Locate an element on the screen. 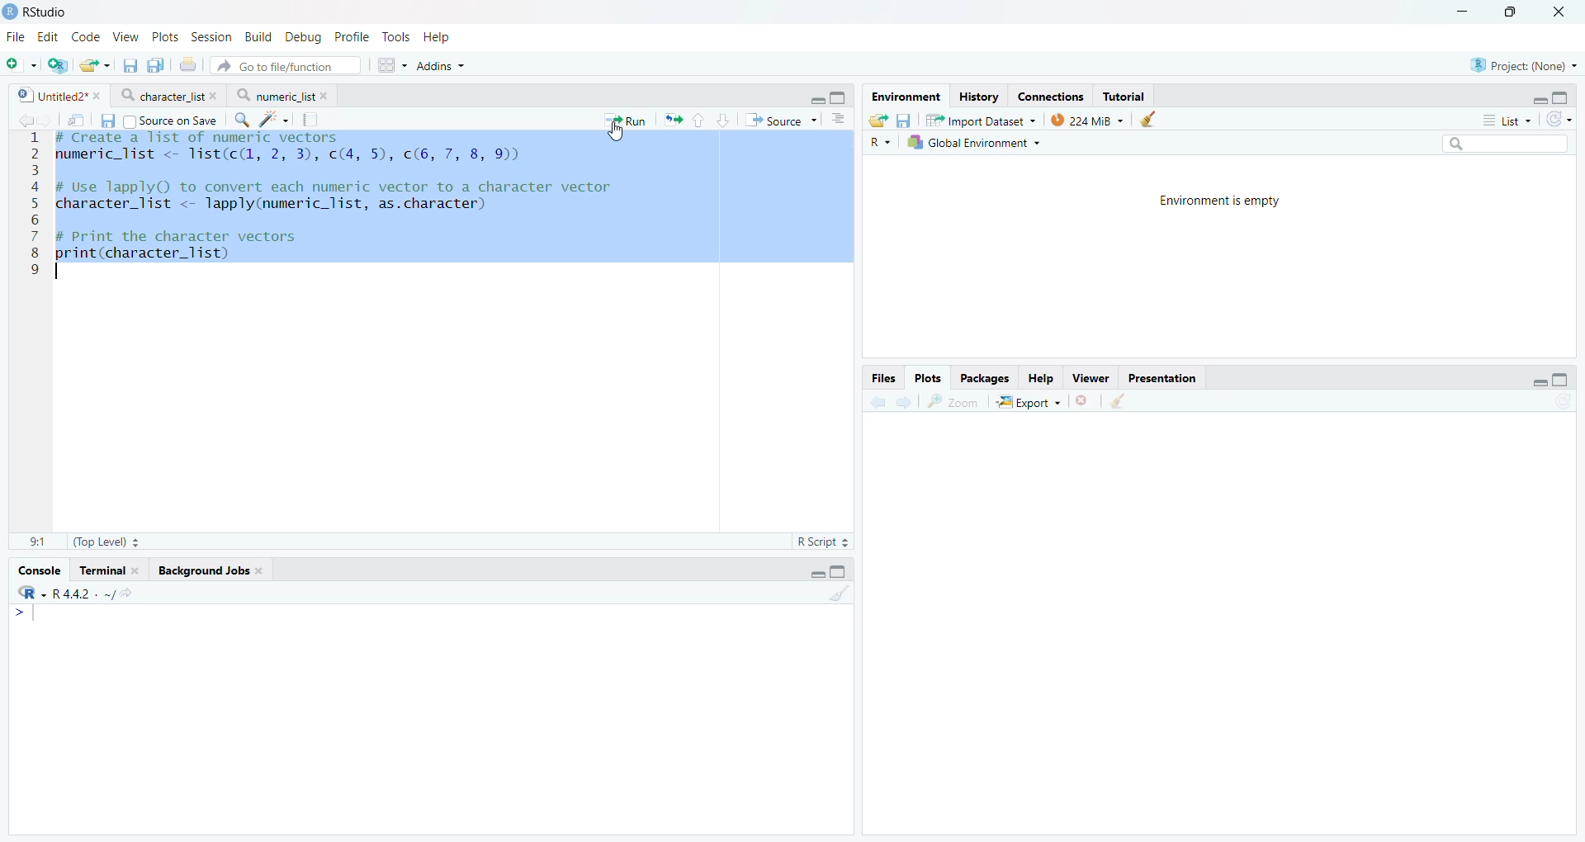 This screenshot has width=1585, height=842. Refresh list is located at coordinates (1564, 403).